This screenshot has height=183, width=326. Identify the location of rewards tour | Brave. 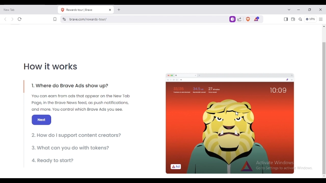
(82, 10).